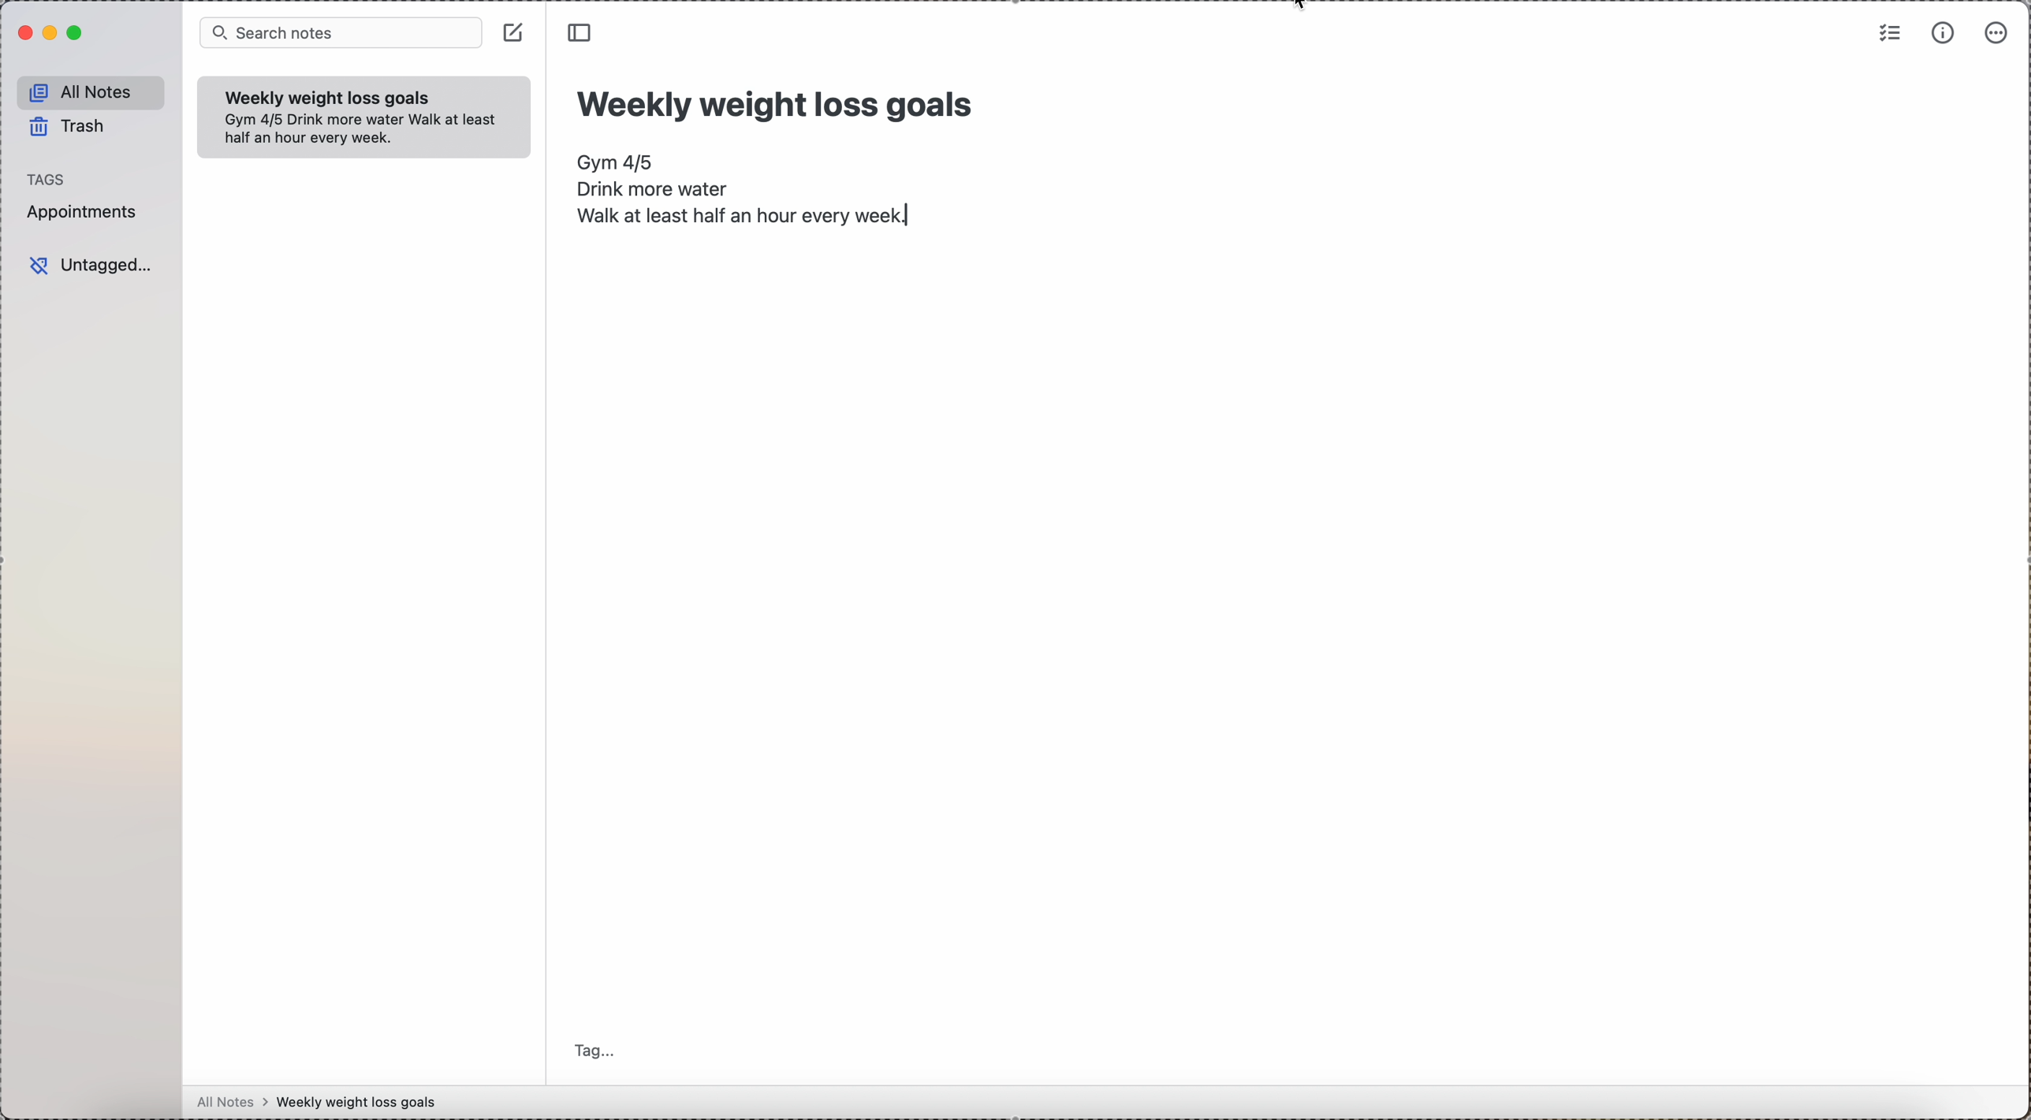 This screenshot has height=1120, width=2031. What do you see at coordinates (514, 32) in the screenshot?
I see `create note` at bounding box center [514, 32].